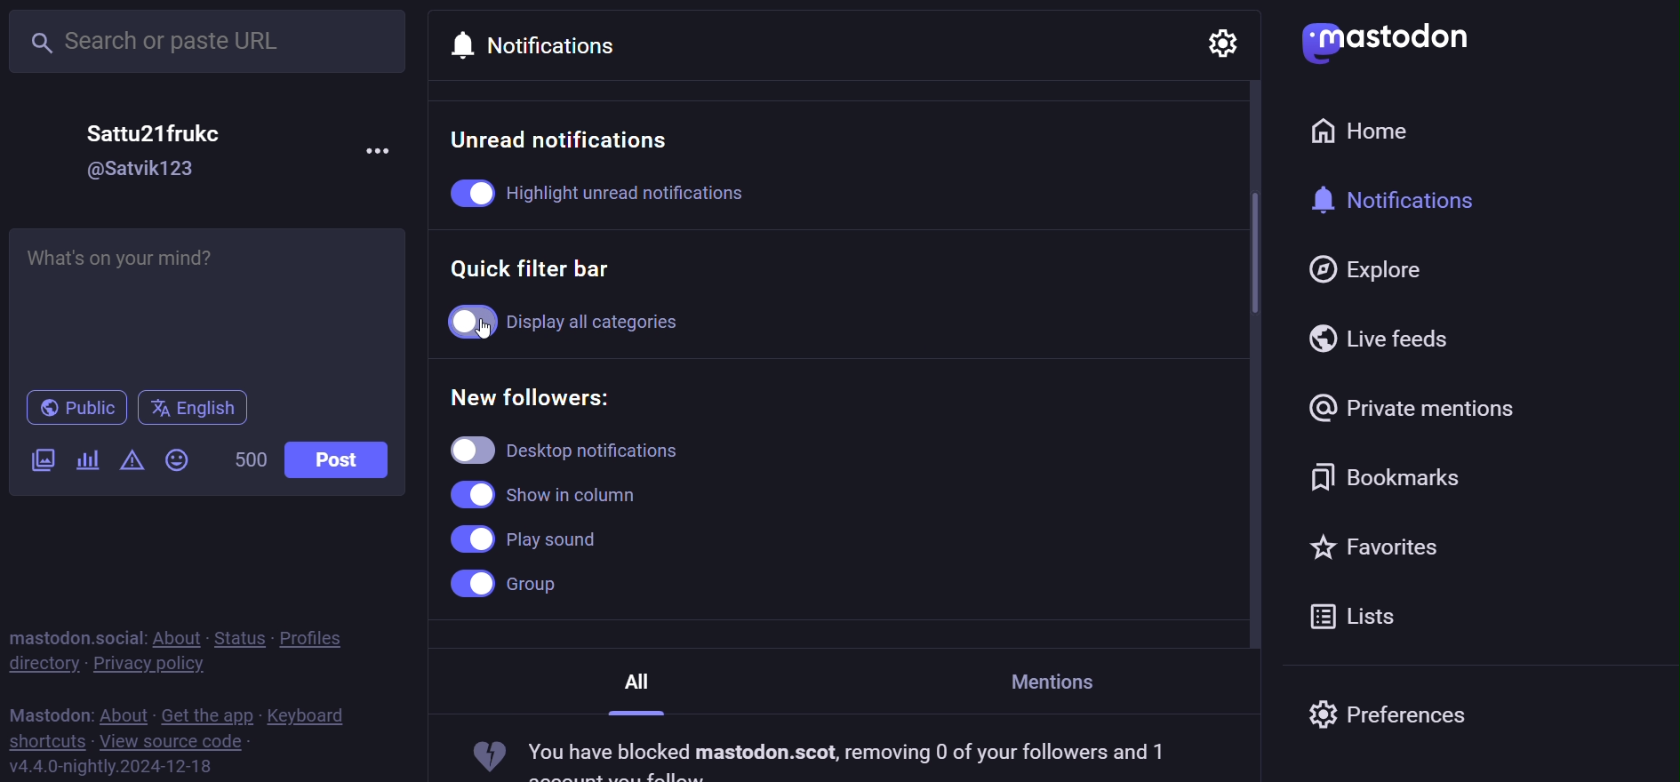 This screenshot has width=1680, height=782. I want to click on new followers, so click(540, 396).